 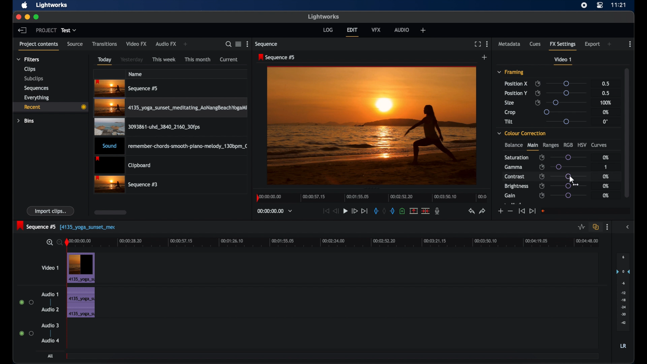 What do you see at coordinates (619, 5) in the screenshot?
I see `time` at bounding box center [619, 5].